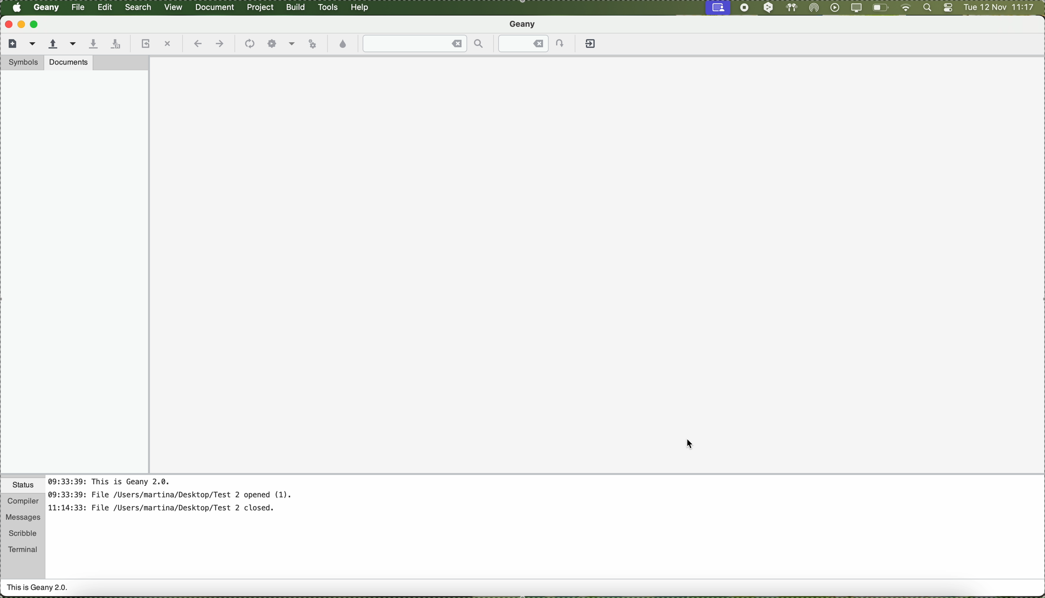 This screenshot has width=1045, height=598. I want to click on jump to the entered line number, so click(536, 44).